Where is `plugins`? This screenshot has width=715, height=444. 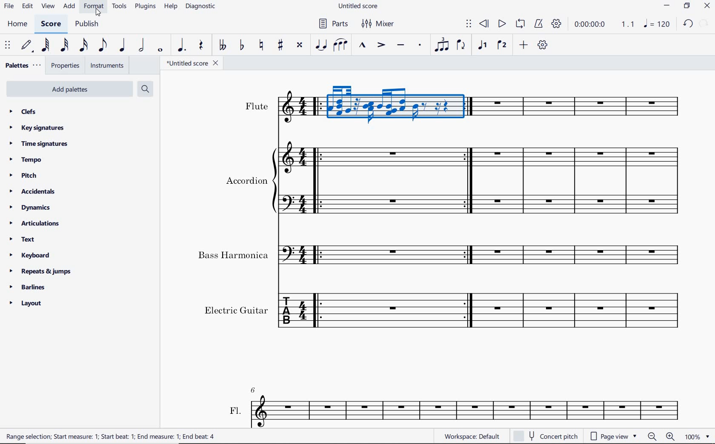 plugins is located at coordinates (145, 6).